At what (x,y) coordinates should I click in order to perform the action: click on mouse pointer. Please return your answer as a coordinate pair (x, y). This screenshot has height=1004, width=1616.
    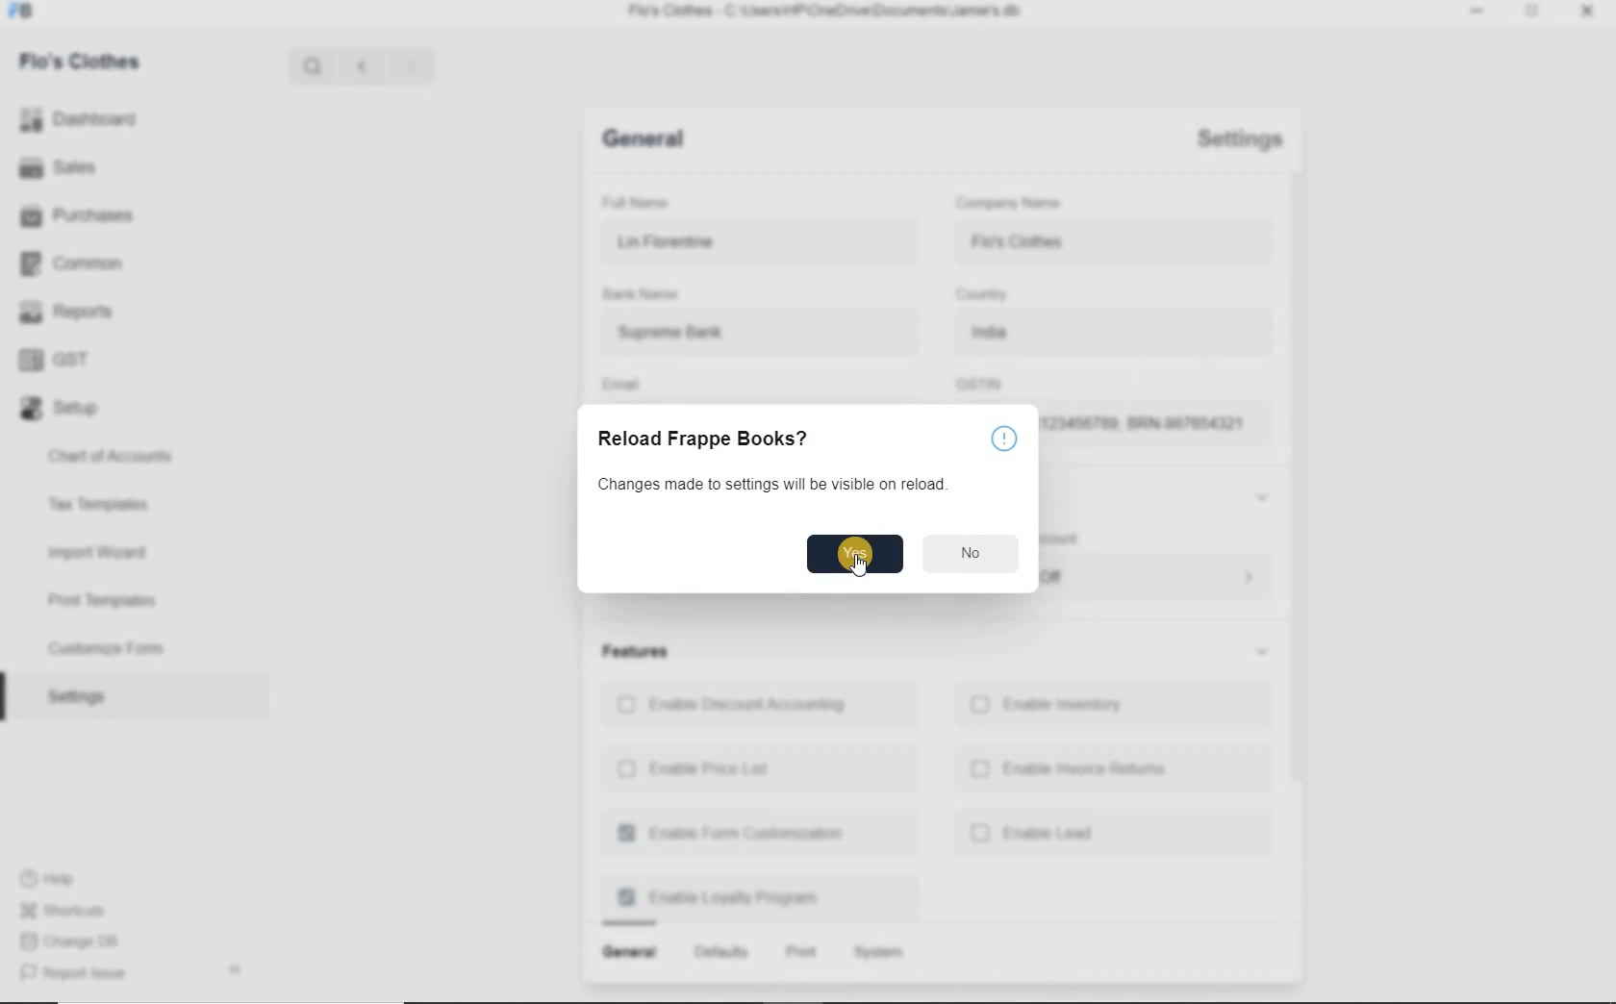
    Looking at the image, I should click on (860, 571).